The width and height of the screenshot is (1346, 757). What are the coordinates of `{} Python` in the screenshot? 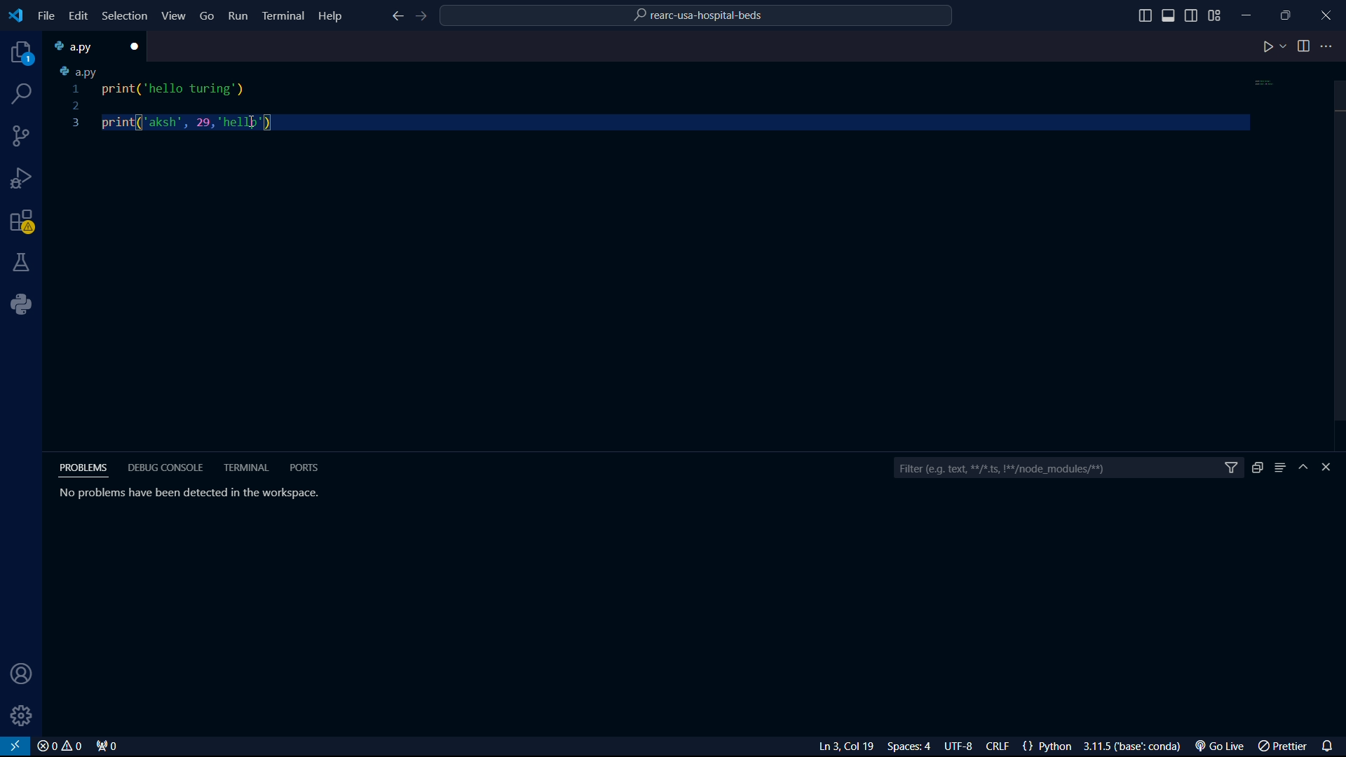 It's located at (1049, 746).